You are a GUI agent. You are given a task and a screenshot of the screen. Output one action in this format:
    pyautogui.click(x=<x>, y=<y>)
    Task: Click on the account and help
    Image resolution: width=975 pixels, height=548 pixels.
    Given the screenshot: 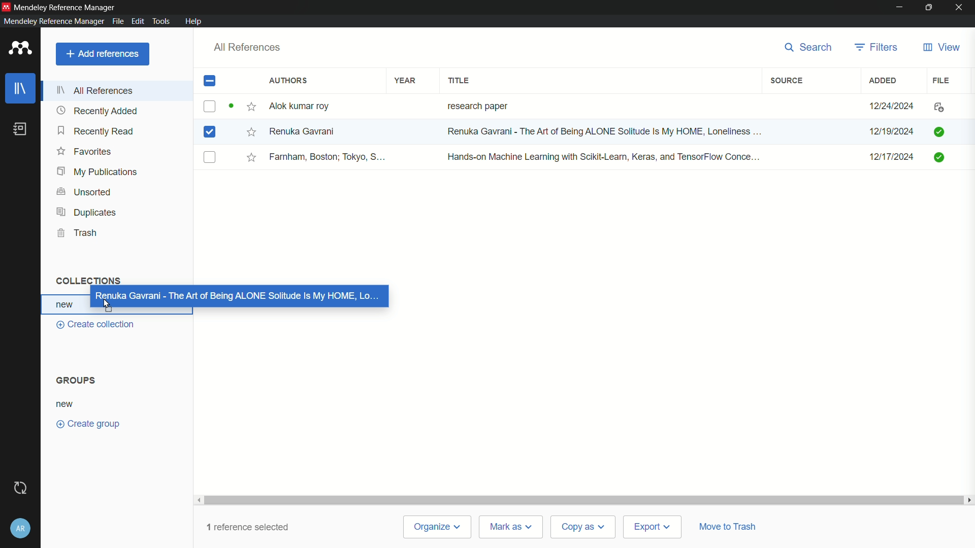 What is the action you would take?
    pyautogui.click(x=20, y=527)
    